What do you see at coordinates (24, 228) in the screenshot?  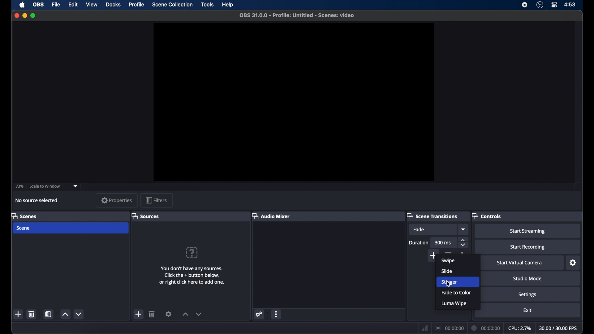 I see `scene` at bounding box center [24, 228].